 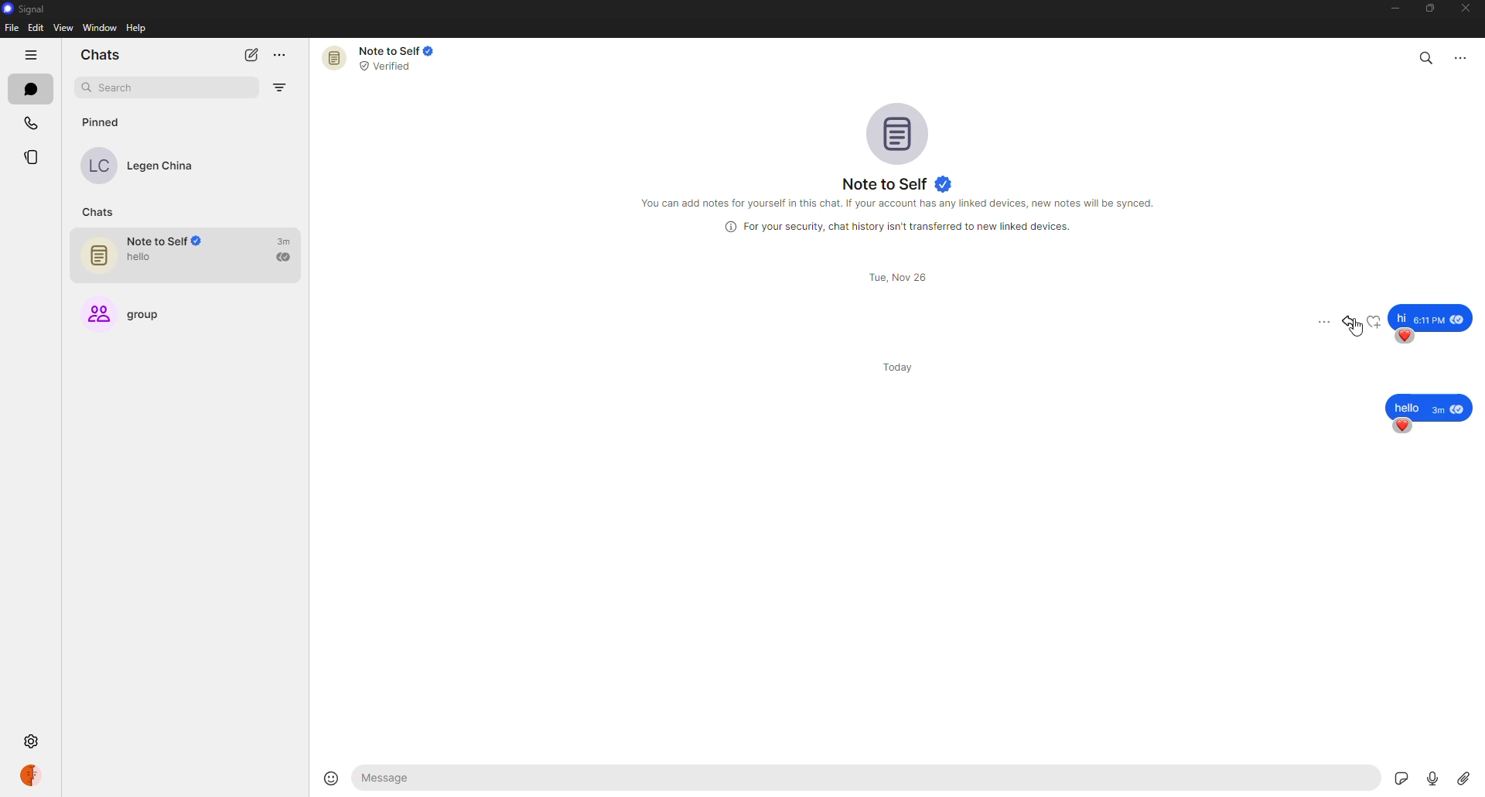 I want to click on note to self, so click(x=381, y=58).